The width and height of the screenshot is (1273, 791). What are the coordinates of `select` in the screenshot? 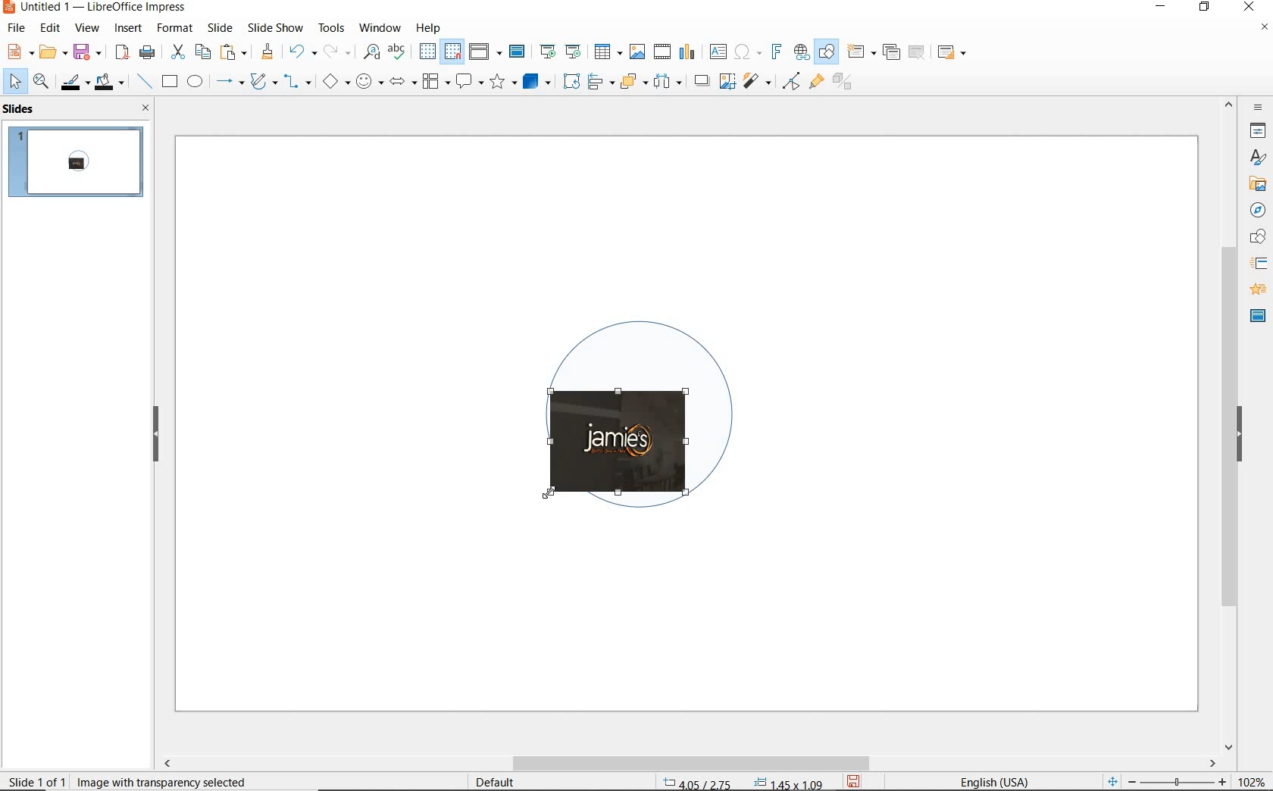 It's located at (16, 82).